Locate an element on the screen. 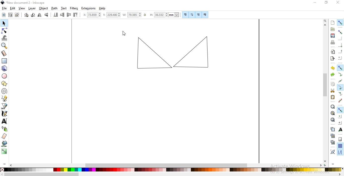 The height and width of the screenshot is (176, 344). import a bitmap or SVG image is located at coordinates (333, 52).